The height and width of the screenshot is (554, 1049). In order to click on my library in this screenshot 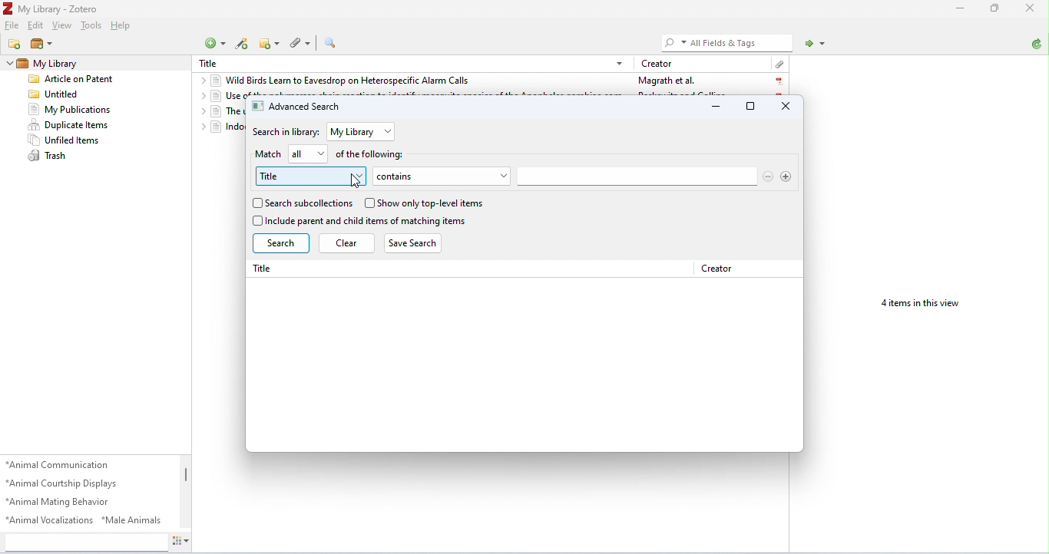, I will do `click(353, 132)`.